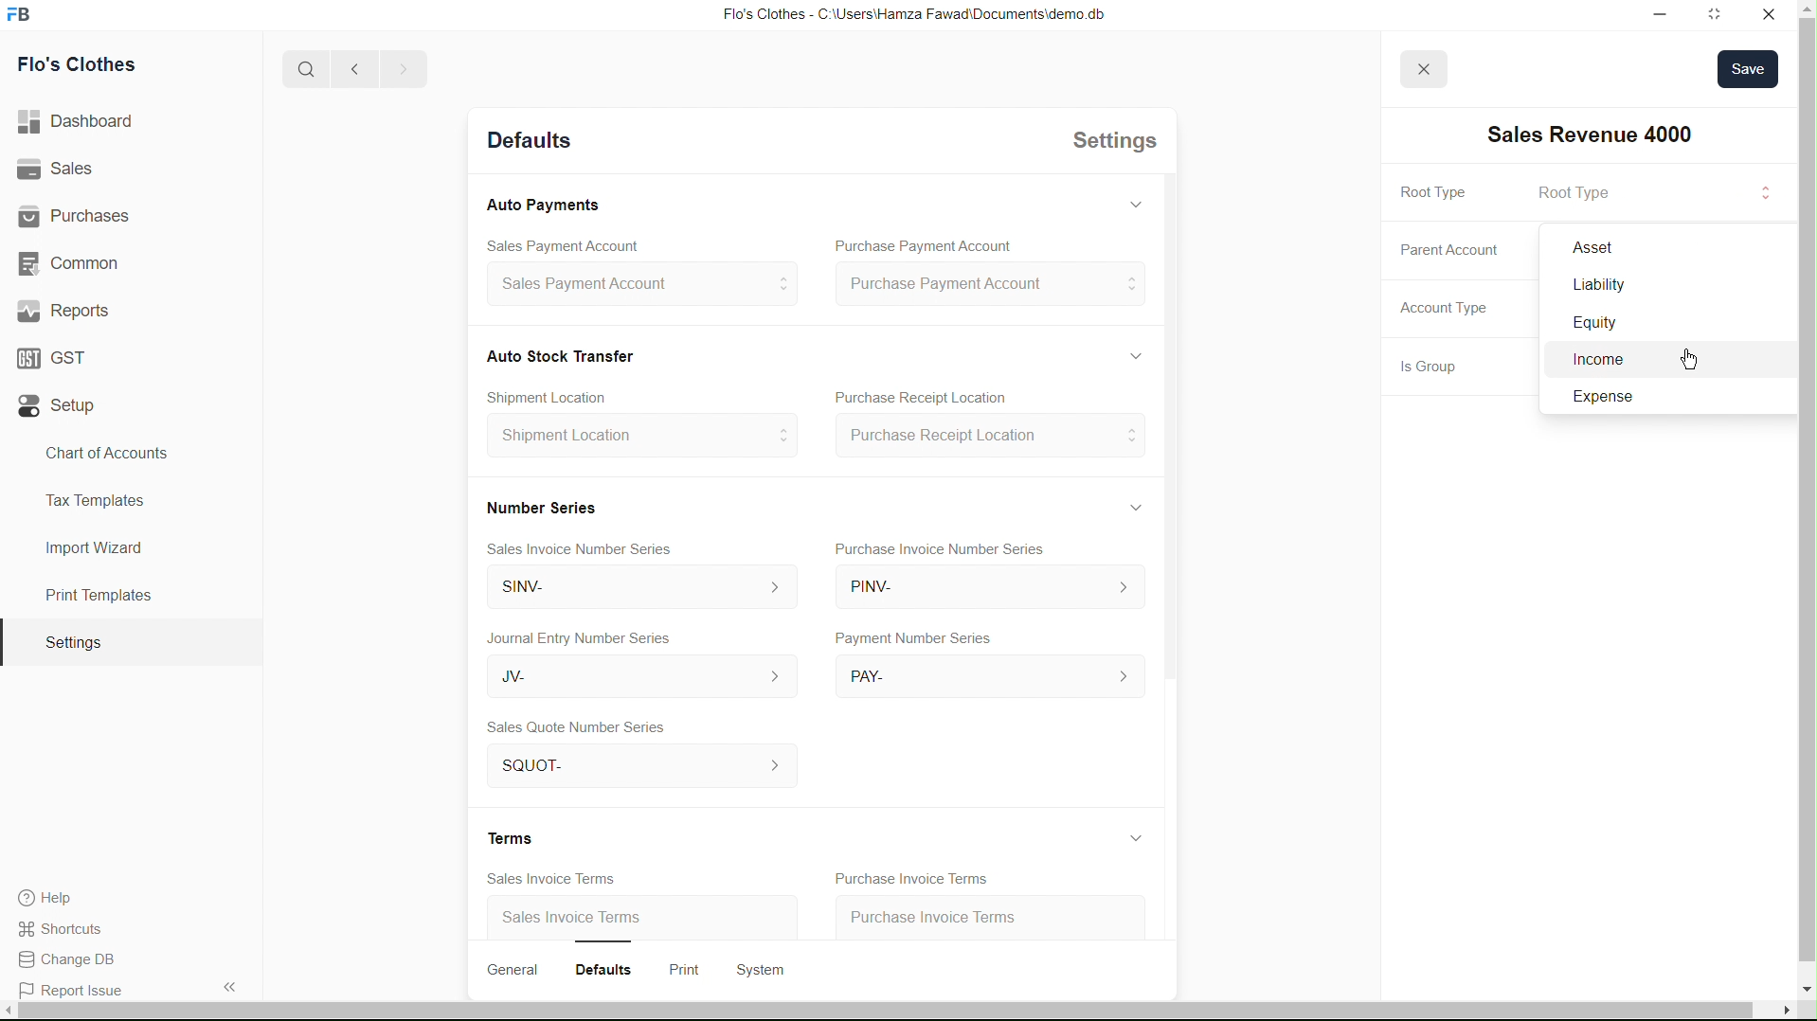 This screenshot has height=1021, width=1817. I want to click on Back, so click(349, 70).